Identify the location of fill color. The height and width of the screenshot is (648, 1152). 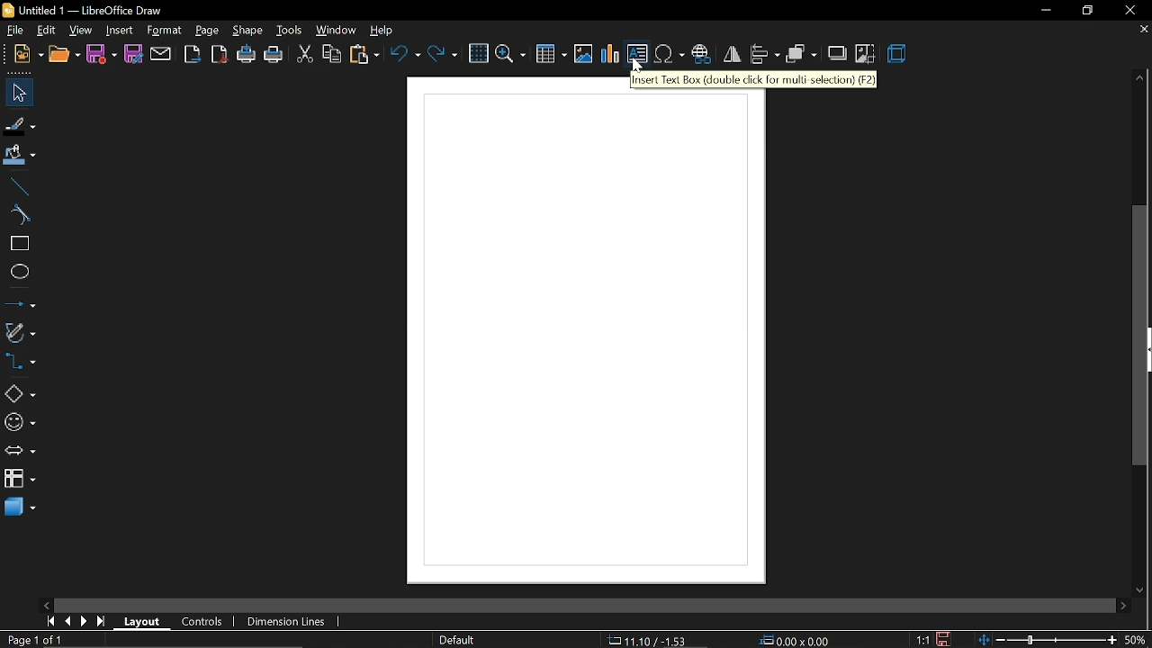
(18, 157).